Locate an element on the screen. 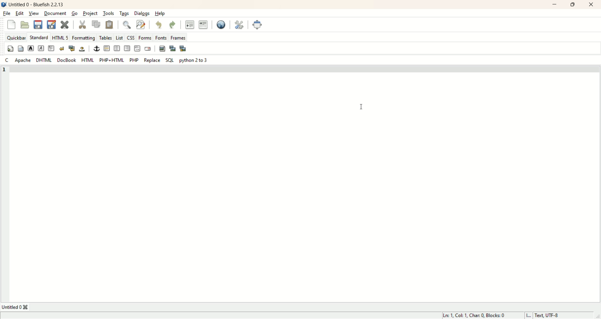  fullscreen is located at coordinates (259, 24).